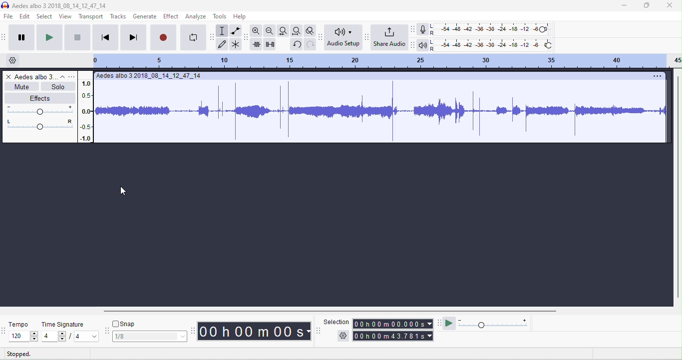  Describe the element at coordinates (270, 44) in the screenshot. I see `silence selection` at that location.